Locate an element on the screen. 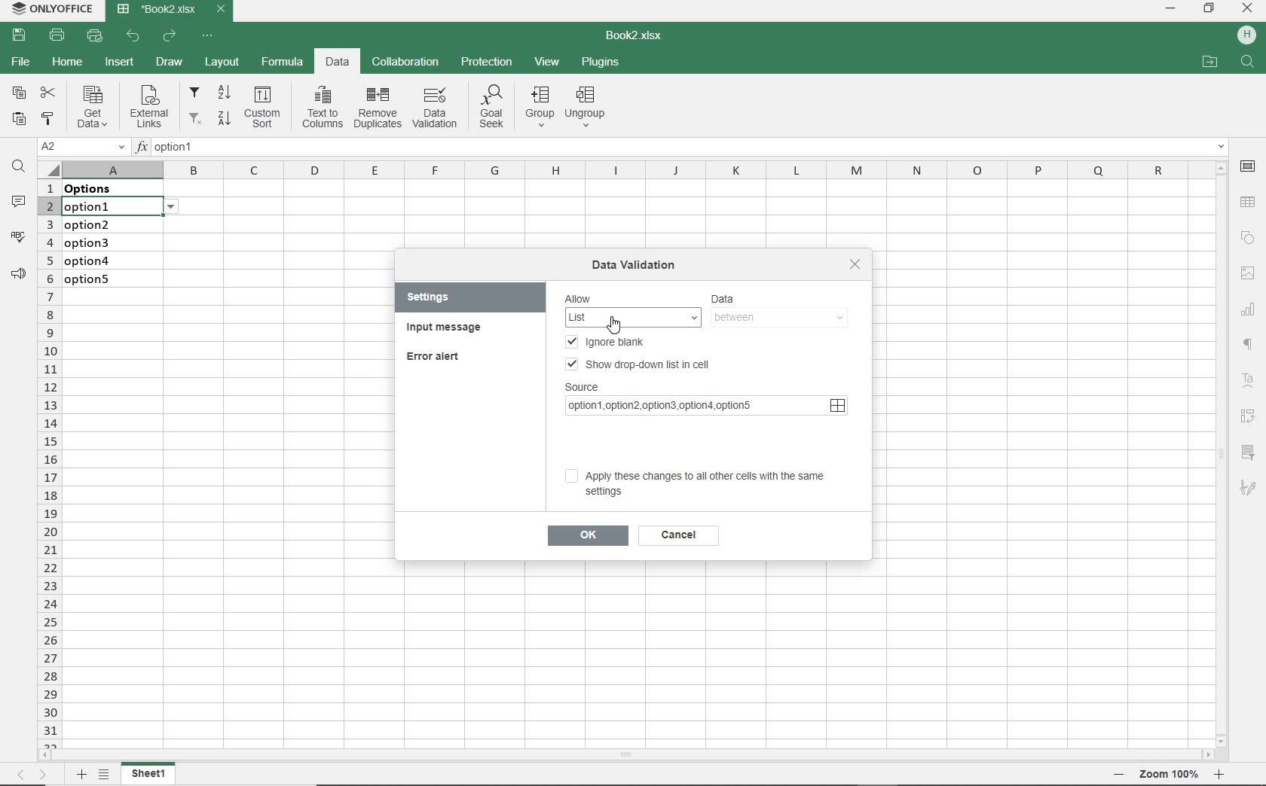  PROTECTION is located at coordinates (487, 62).